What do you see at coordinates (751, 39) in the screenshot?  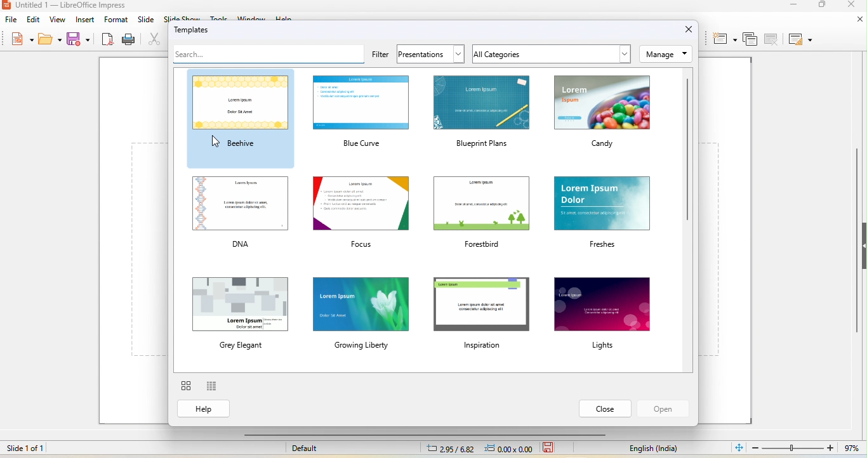 I see `duplicate slide` at bounding box center [751, 39].